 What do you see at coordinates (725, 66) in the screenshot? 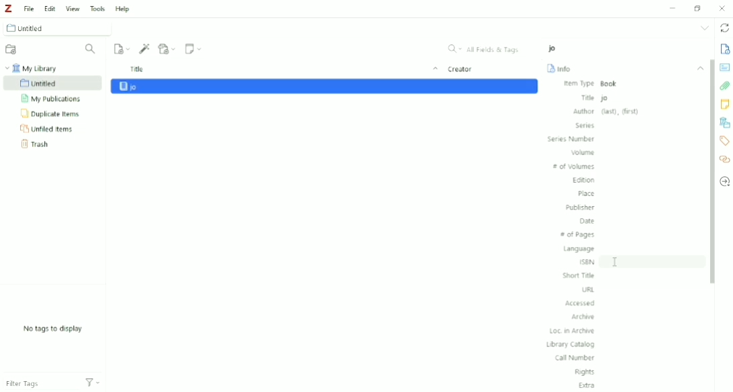
I see `Abstract` at bounding box center [725, 66].